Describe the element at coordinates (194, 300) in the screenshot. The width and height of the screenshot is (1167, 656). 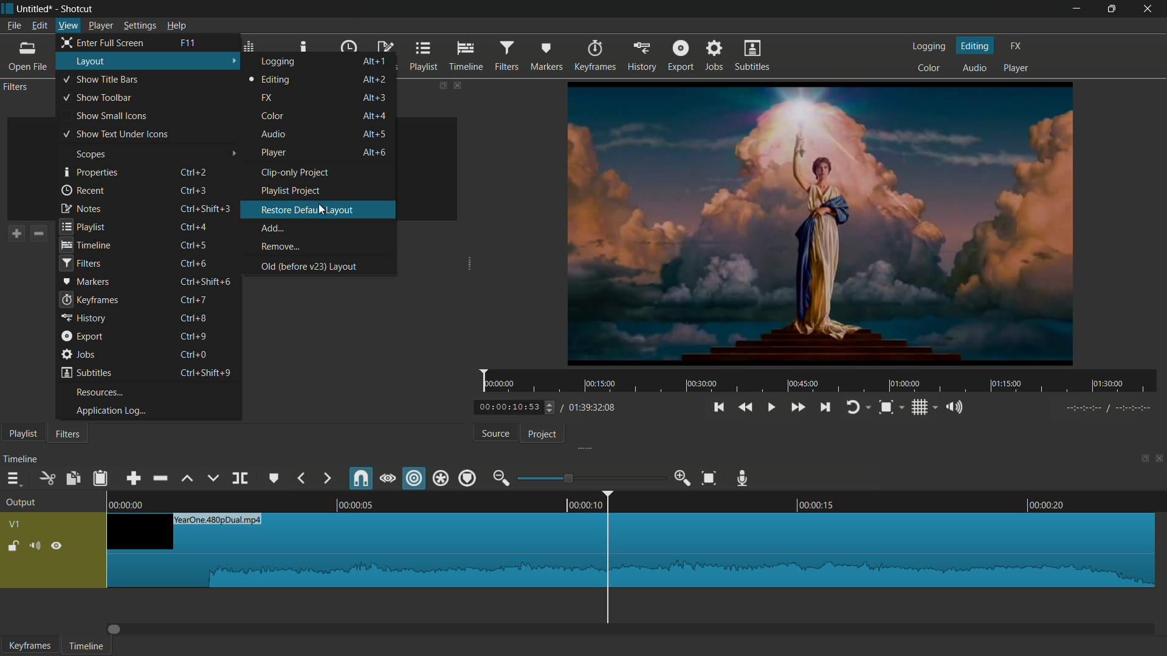
I see `keyboard shortcut` at that location.